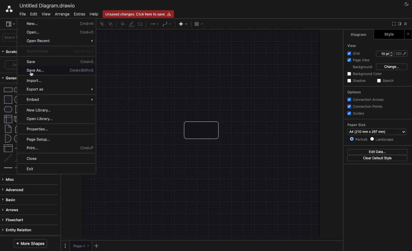 This screenshot has width=412, height=251. What do you see at coordinates (60, 25) in the screenshot?
I see `New` at bounding box center [60, 25].